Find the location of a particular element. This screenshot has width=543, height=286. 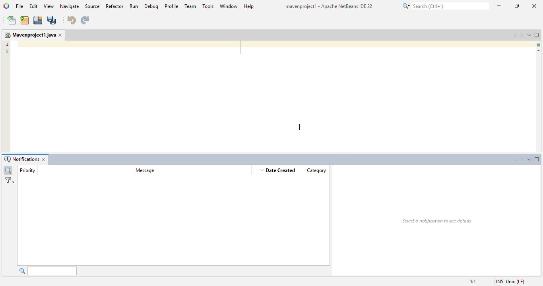

profile is located at coordinates (172, 6).